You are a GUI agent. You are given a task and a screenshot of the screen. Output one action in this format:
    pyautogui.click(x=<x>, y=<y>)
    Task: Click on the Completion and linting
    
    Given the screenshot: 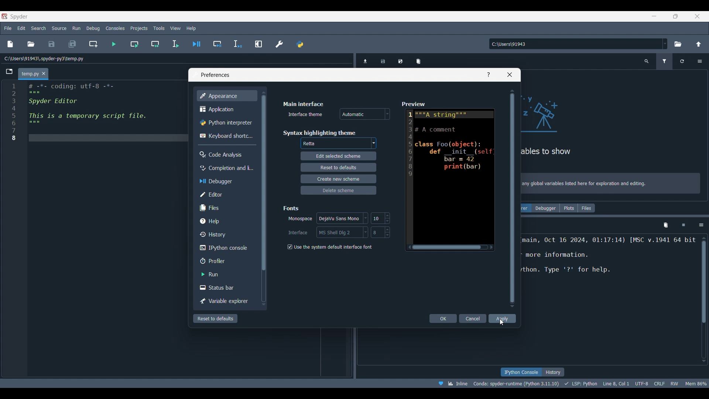 What is the action you would take?
    pyautogui.click(x=225, y=168)
    